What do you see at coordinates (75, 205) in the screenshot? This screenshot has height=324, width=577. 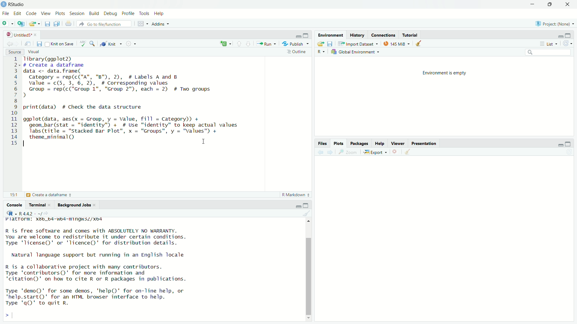 I see `Background Jobs` at bounding box center [75, 205].